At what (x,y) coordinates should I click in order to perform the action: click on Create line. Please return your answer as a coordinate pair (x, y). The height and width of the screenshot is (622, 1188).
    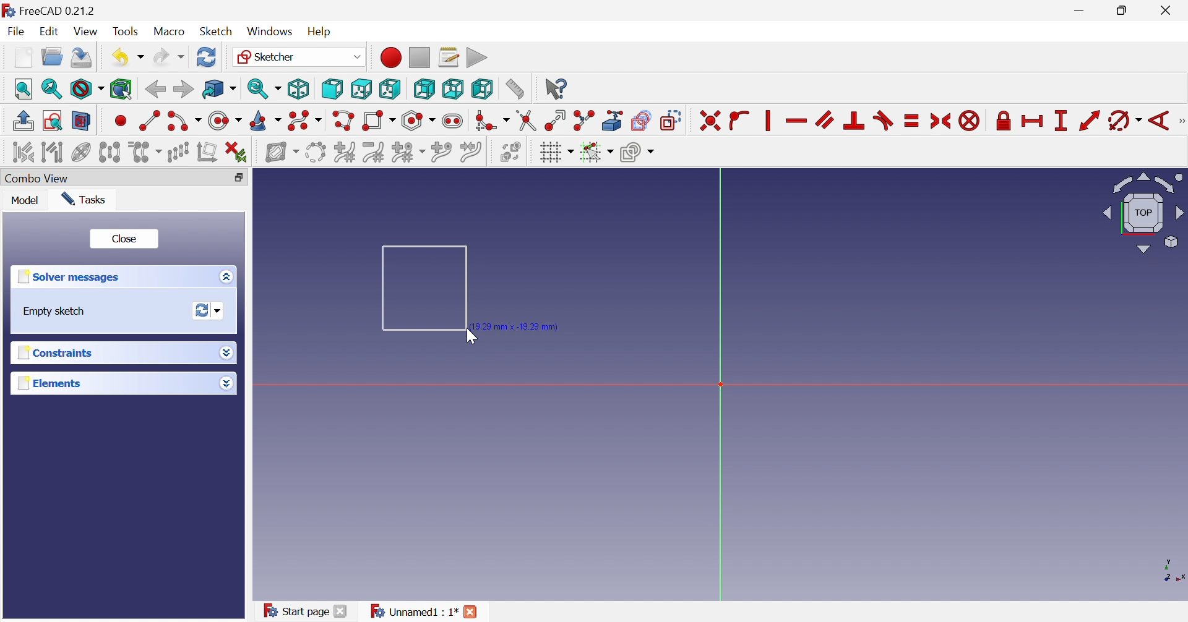
    Looking at the image, I should click on (149, 119).